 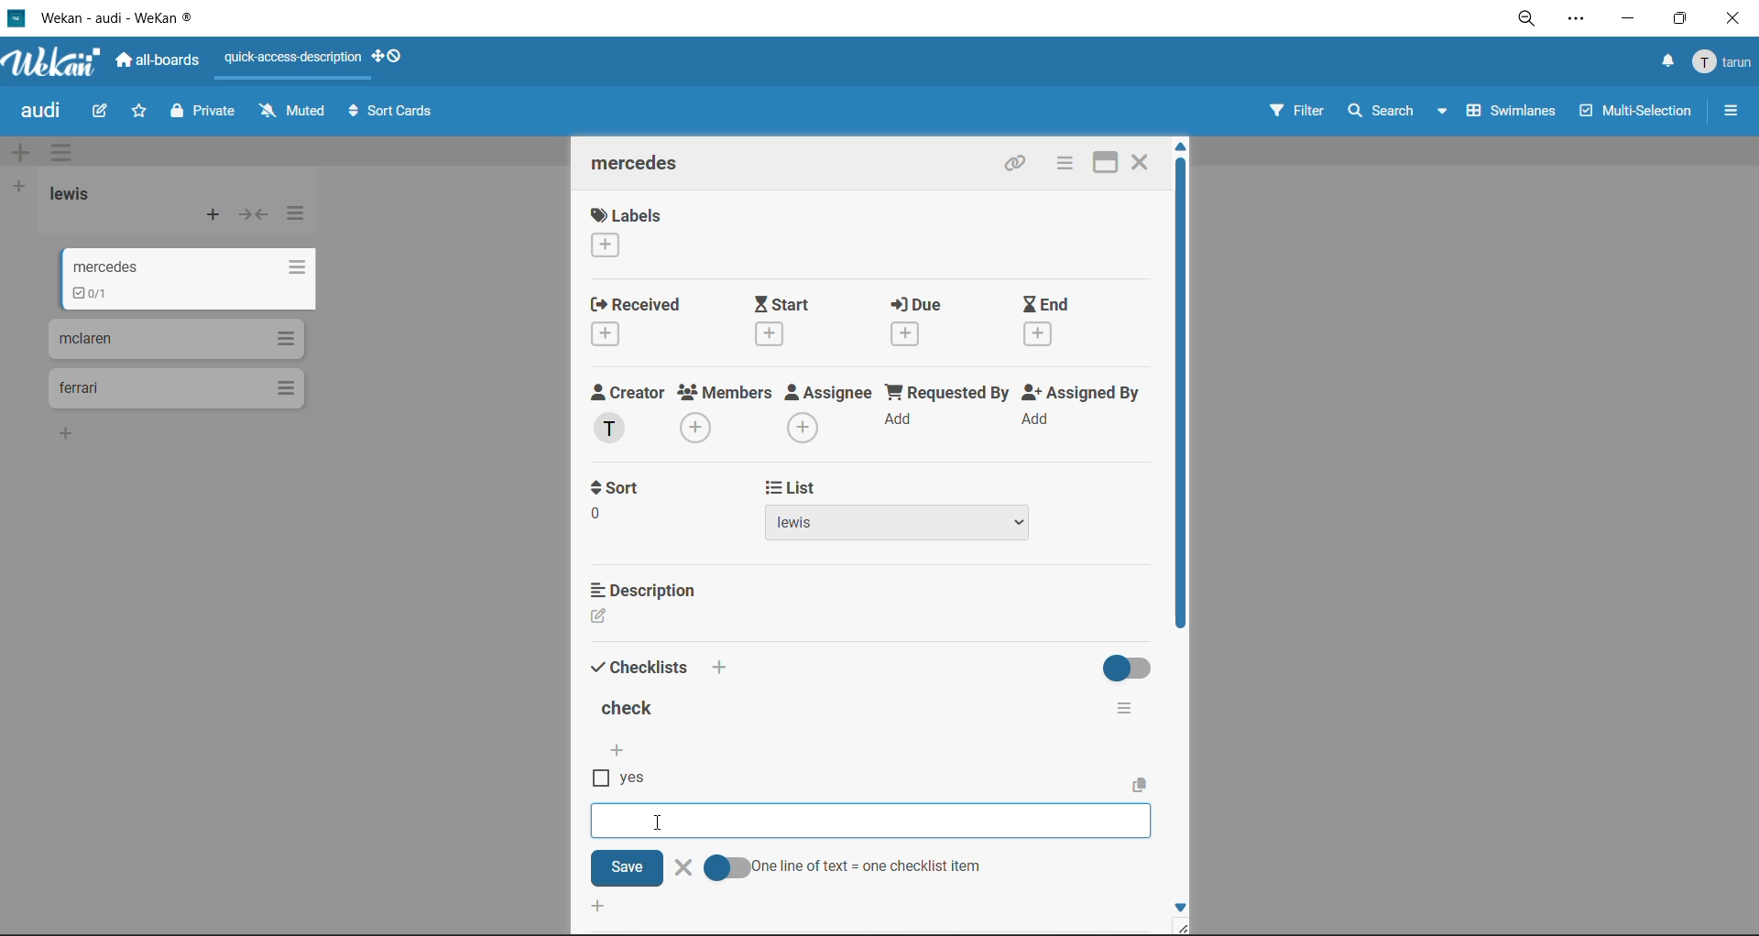 I want to click on app titlew, so click(x=145, y=21).